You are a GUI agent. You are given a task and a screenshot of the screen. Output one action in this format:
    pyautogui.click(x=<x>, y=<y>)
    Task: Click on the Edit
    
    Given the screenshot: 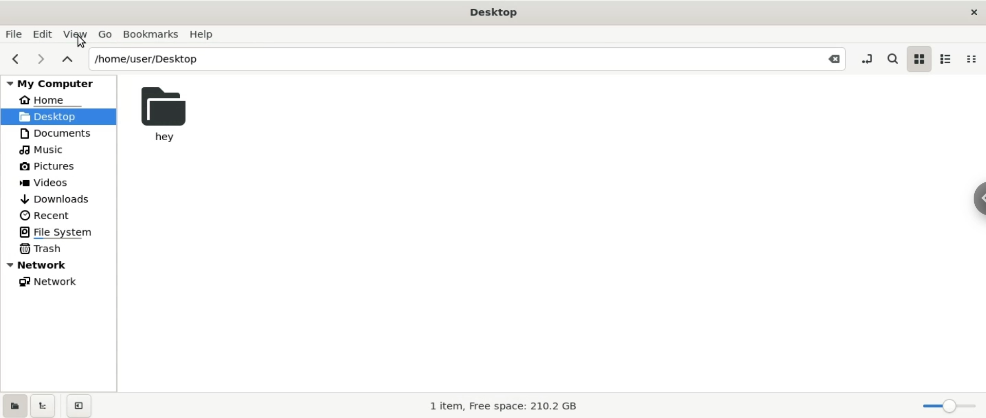 What is the action you would take?
    pyautogui.click(x=41, y=33)
    